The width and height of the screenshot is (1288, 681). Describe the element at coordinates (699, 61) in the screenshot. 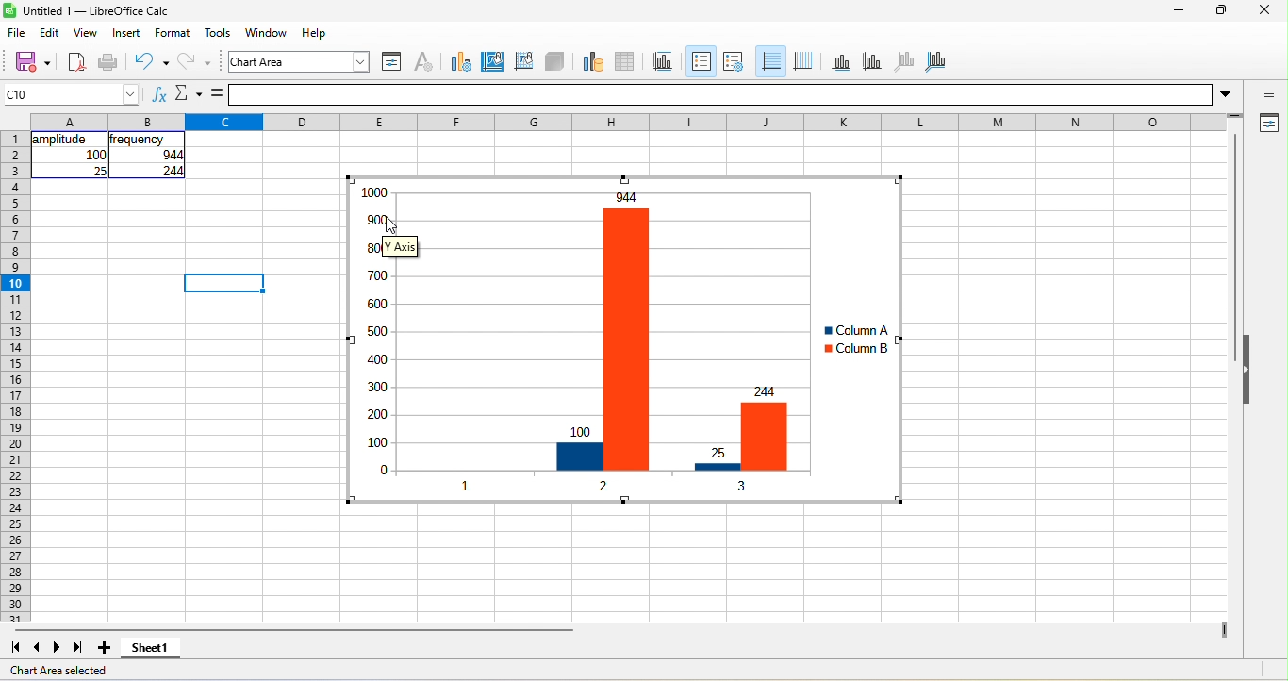

I see `legend on/off` at that location.